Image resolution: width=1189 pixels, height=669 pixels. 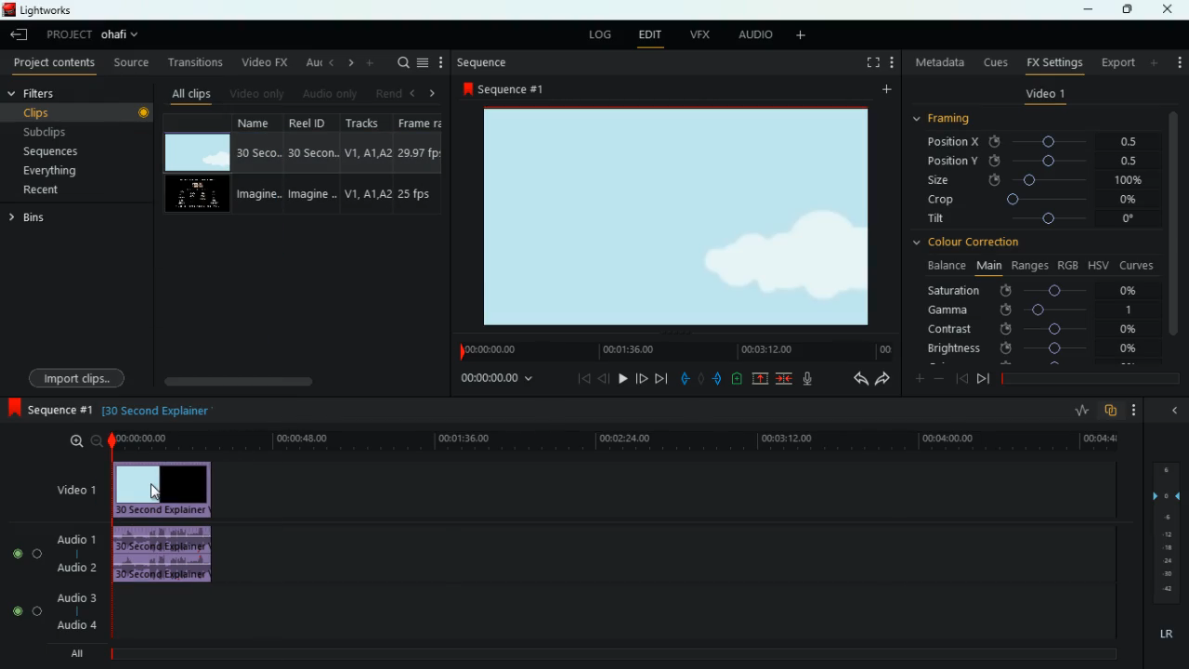 I want to click on reel id, so click(x=306, y=163).